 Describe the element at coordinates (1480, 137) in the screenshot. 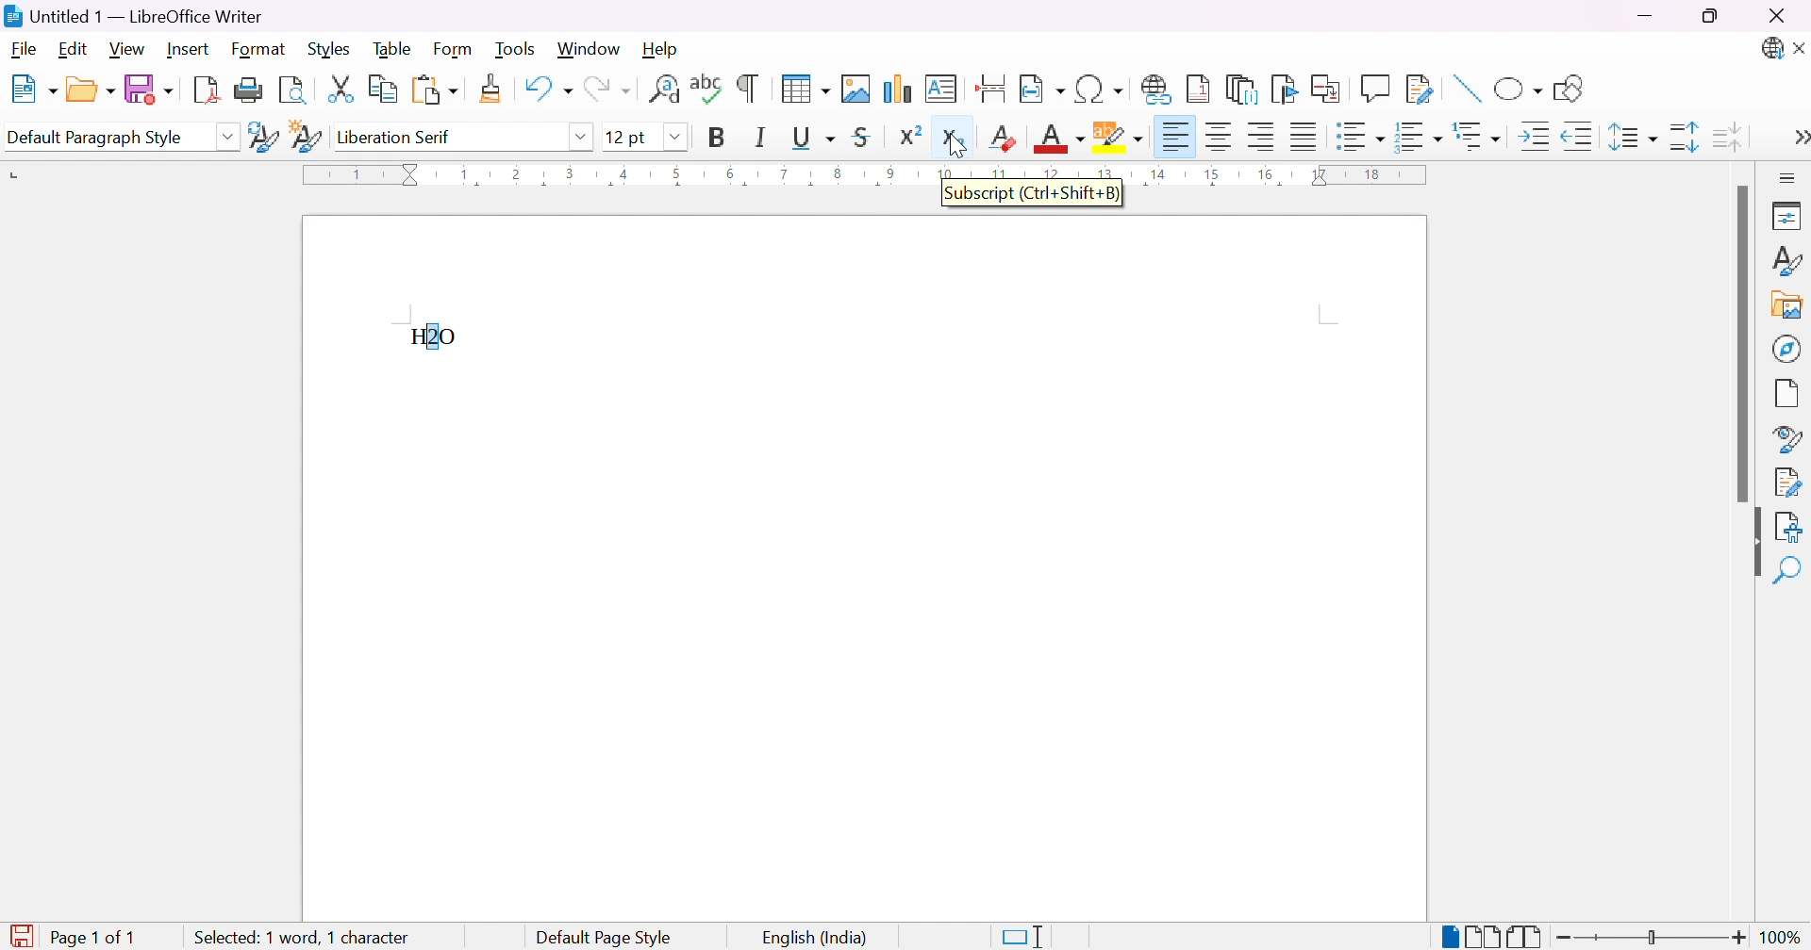

I see `Select outline format` at that location.